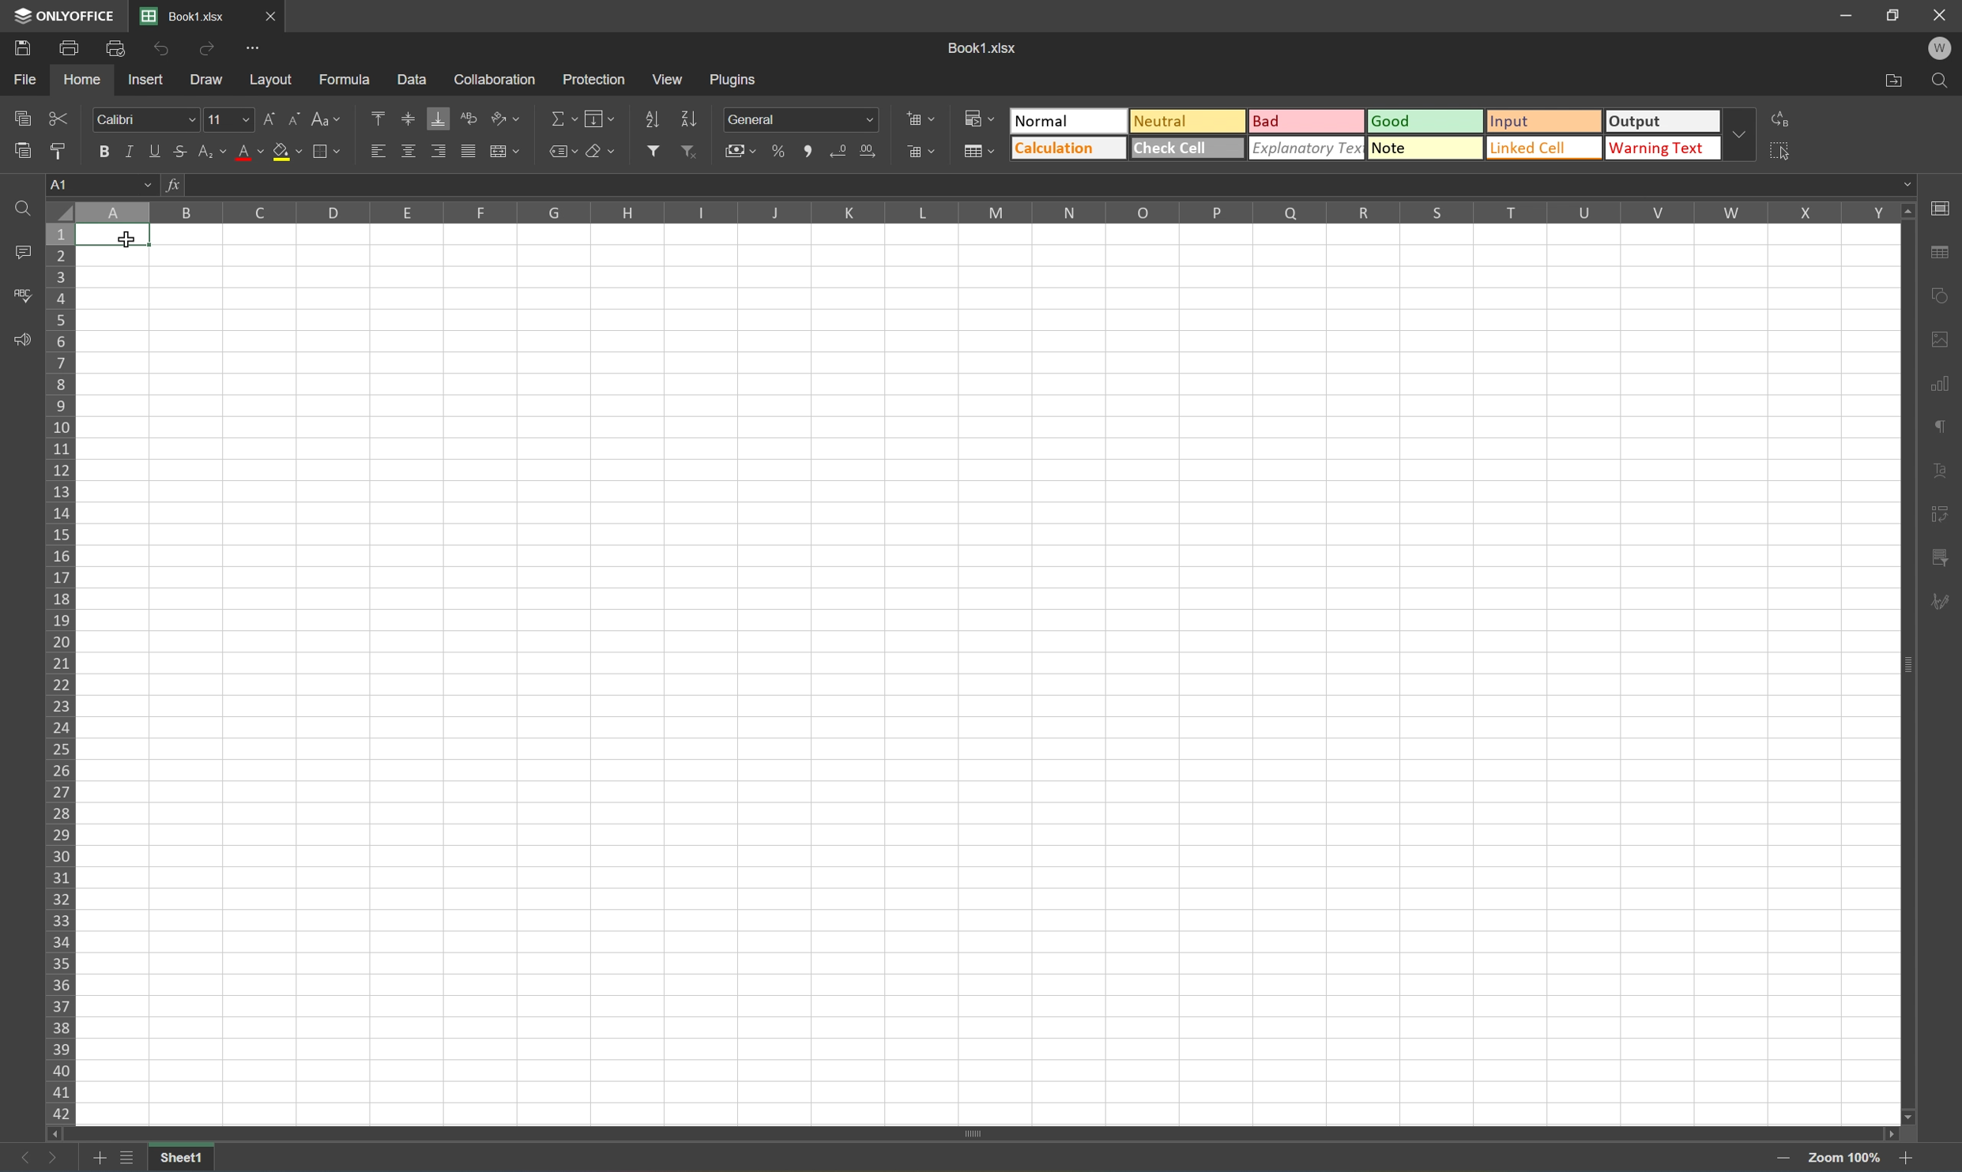 The width and height of the screenshot is (1962, 1172). I want to click on Good, so click(1427, 120).